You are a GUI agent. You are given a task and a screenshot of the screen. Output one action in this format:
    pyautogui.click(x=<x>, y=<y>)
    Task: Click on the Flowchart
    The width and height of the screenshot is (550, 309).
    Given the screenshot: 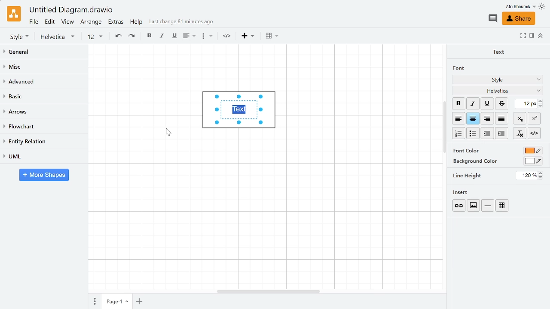 What is the action you would take?
    pyautogui.click(x=42, y=127)
    